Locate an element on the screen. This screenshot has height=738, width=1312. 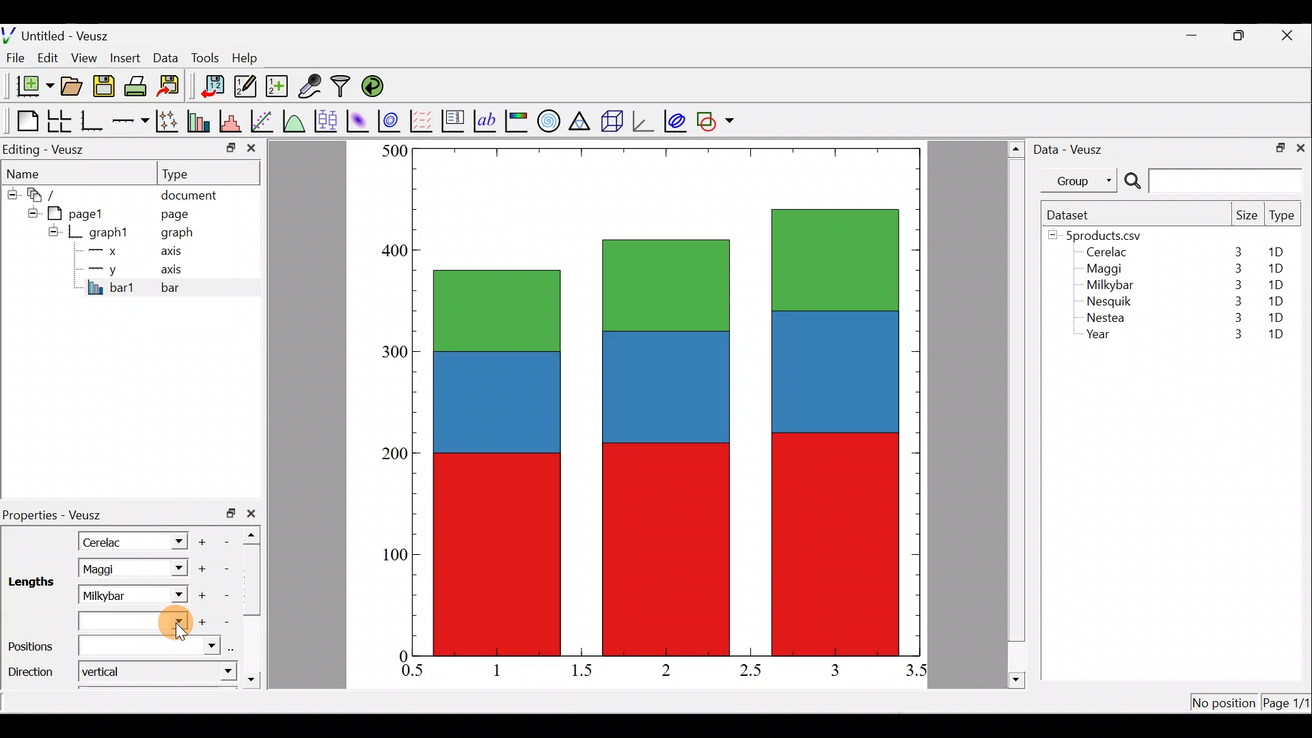
minimize is located at coordinates (1199, 34).